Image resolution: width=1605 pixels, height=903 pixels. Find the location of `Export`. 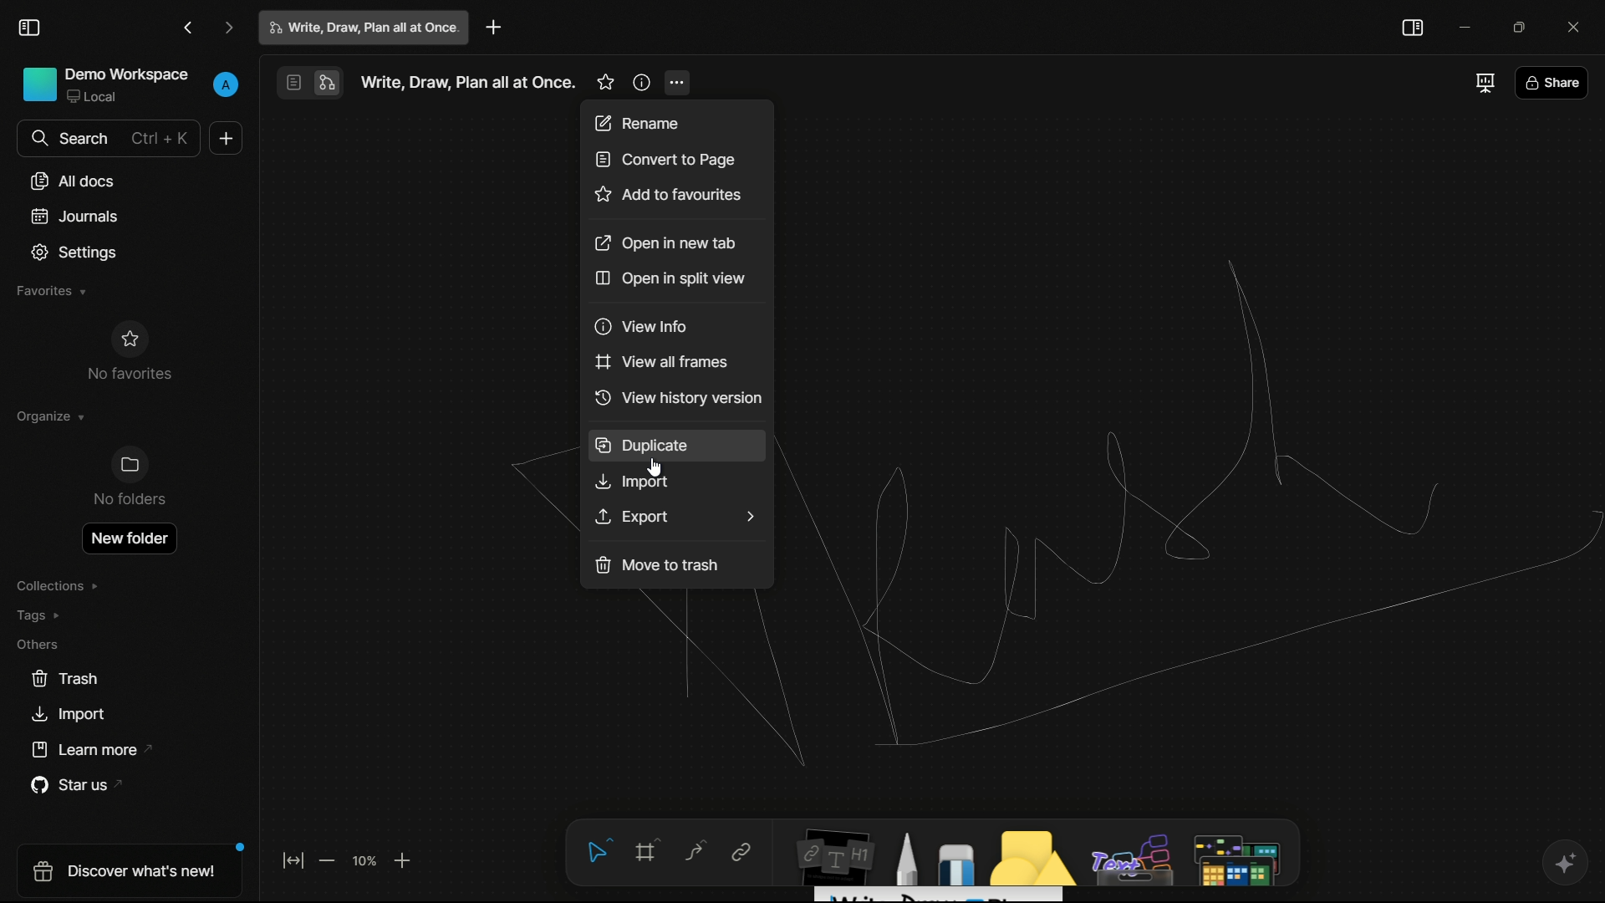

Export is located at coordinates (678, 515).